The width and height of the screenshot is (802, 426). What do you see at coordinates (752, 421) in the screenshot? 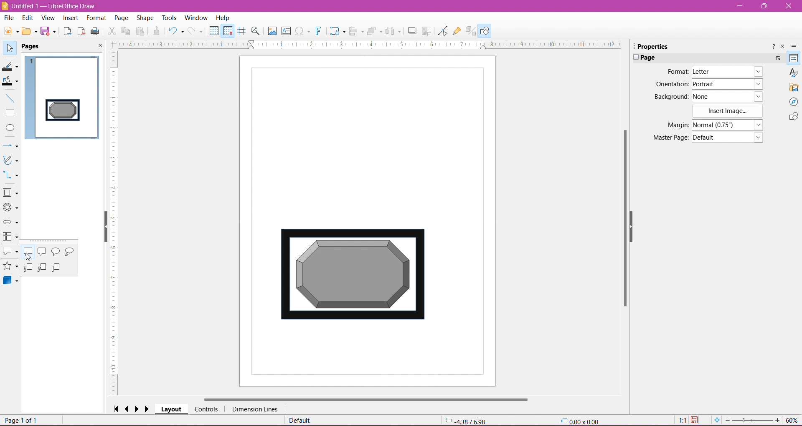
I see `slider` at bounding box center [752, 421].